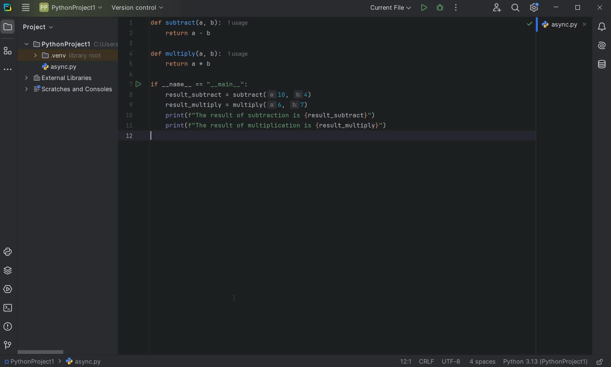  I want to click on line separator, so click(427, 361).